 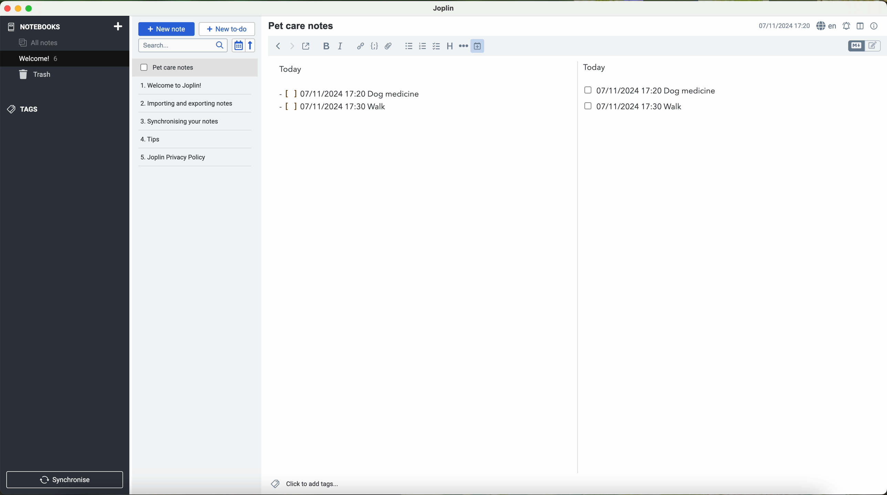 What do you see at coordinates (228, 29) in the screenshot?
I see `cursor on new to-do button ` at bounding box center [228, 29].